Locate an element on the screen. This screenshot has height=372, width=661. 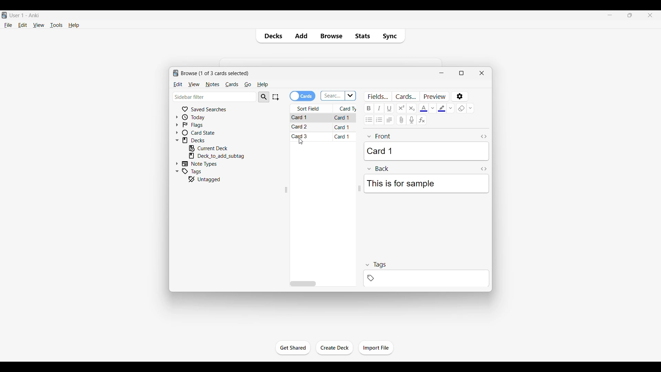
Click to type in search is located at coordinates (215, 96).